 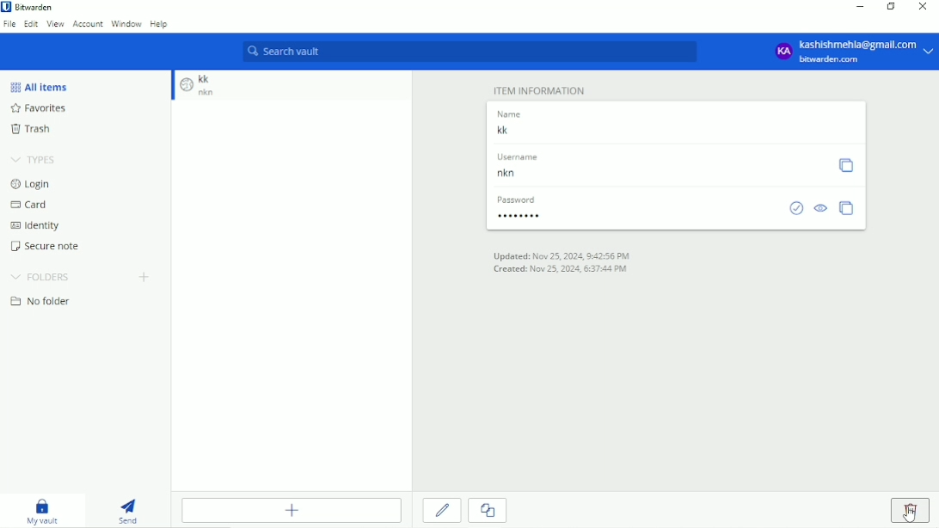 What do you see at coordinates (654, 175) in the screenshot?
I see `Username` at bounding box center [654, 175].